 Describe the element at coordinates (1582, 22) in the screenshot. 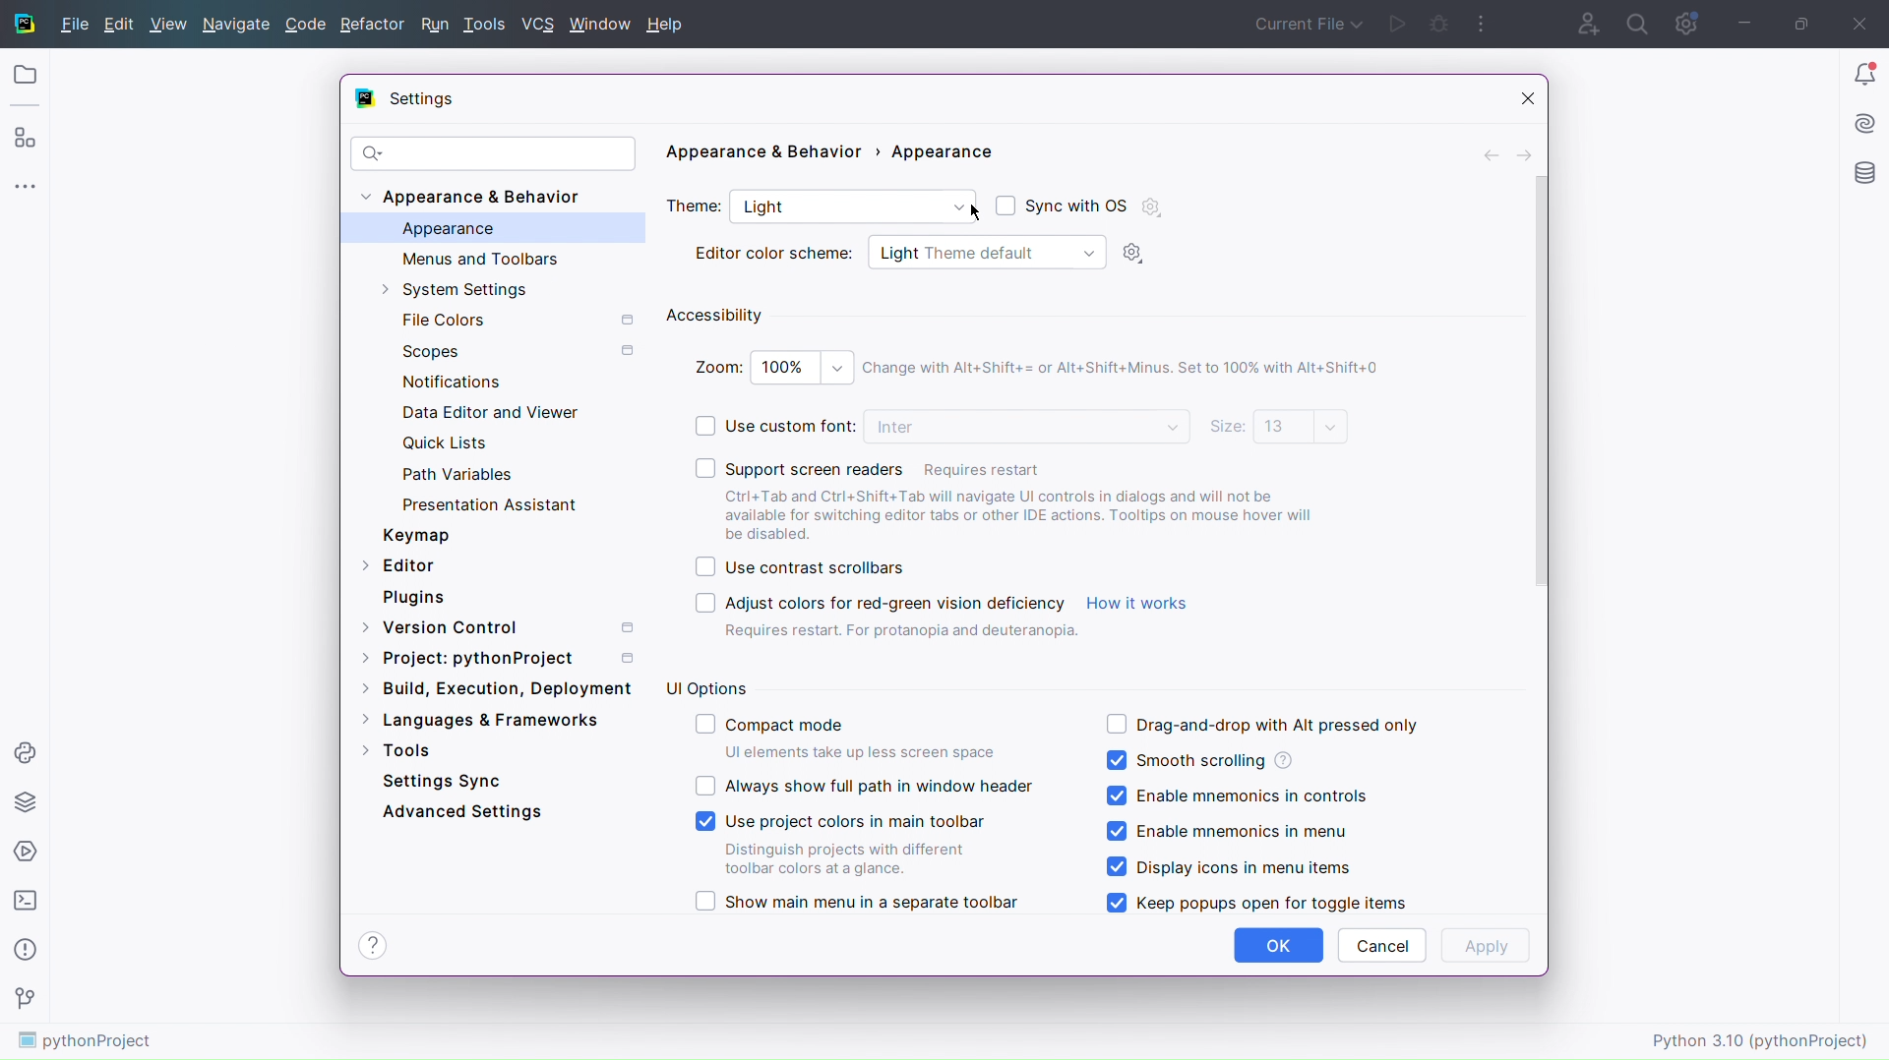

I see `Account` at that location.